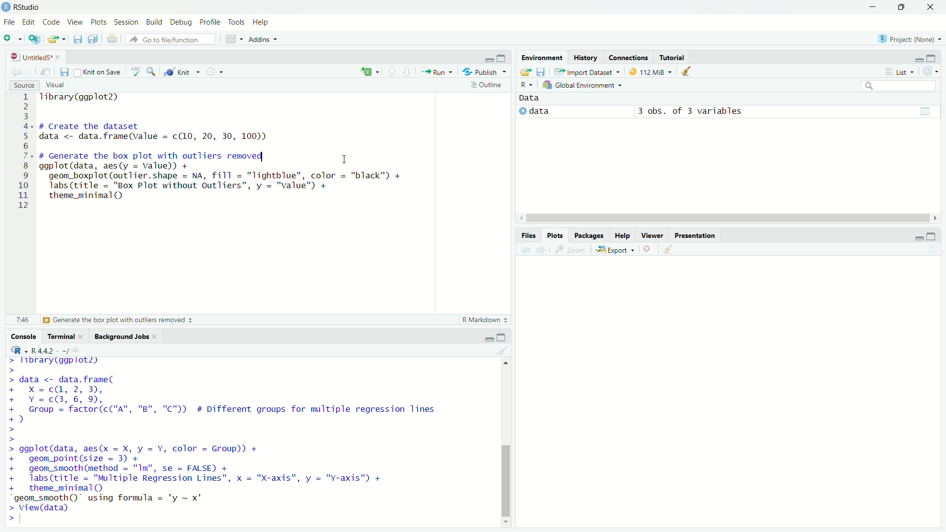  Describe the element at coordinates (24, 151) in the screenshot. I see `1
2
g
4.
5
6
7
8
9
10
11
12` at that location.